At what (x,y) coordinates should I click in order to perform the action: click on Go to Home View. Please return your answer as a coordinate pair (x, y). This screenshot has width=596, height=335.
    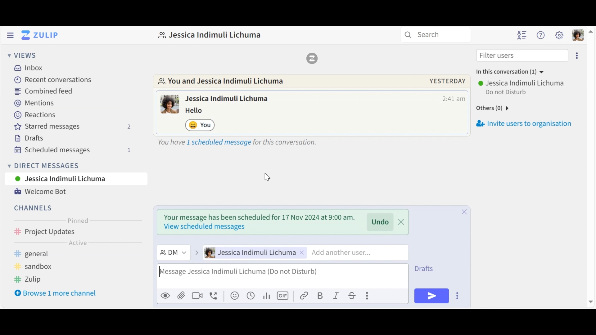
    Looking at the image, I should click on (38, 35).